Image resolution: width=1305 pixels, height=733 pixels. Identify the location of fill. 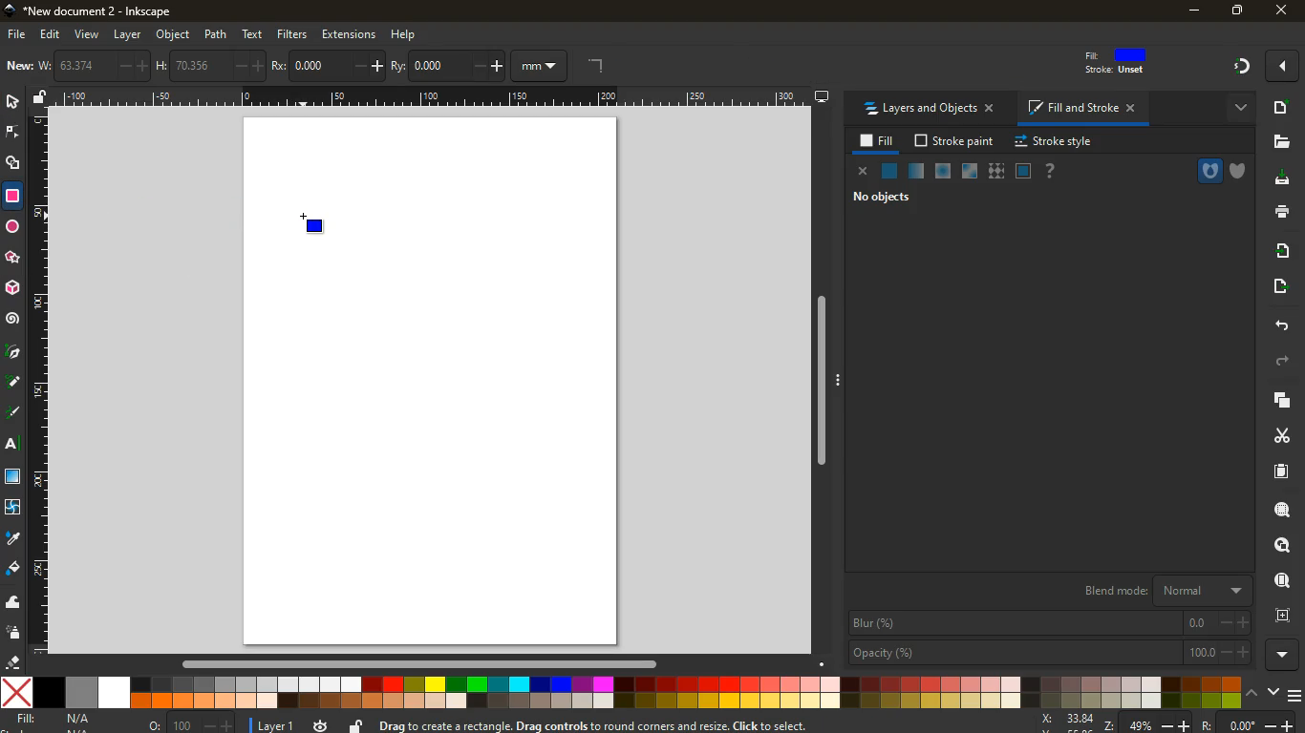
(1117, 61).